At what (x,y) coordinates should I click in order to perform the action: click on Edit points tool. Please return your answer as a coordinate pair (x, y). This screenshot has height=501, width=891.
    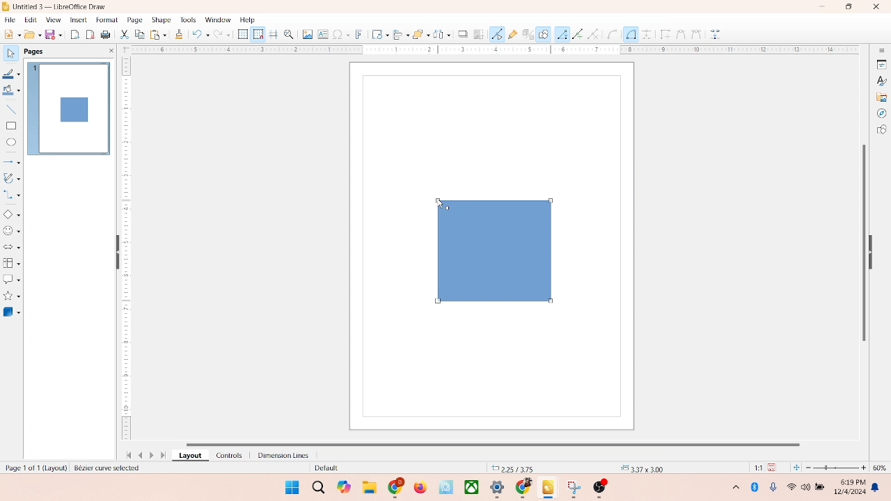
    Looking at the image, I should click on (663, 33).